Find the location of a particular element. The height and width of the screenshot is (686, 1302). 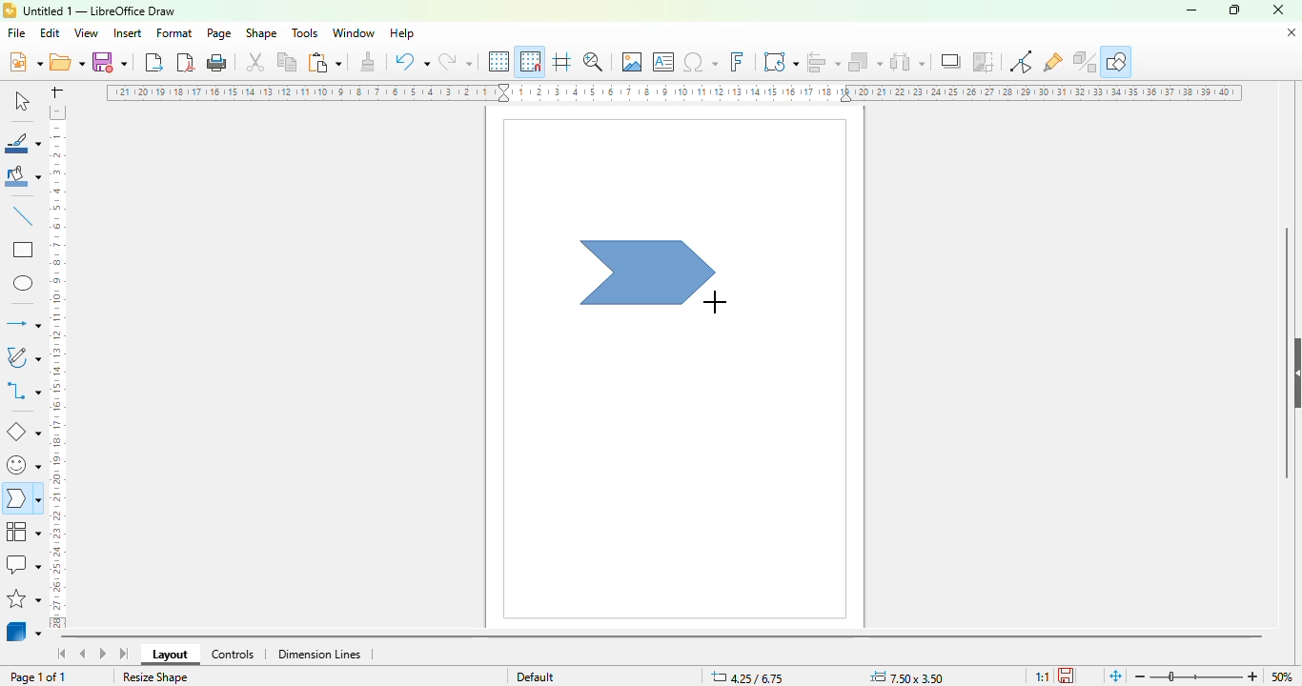

lines and arrows is located at coordinates (23, 323).